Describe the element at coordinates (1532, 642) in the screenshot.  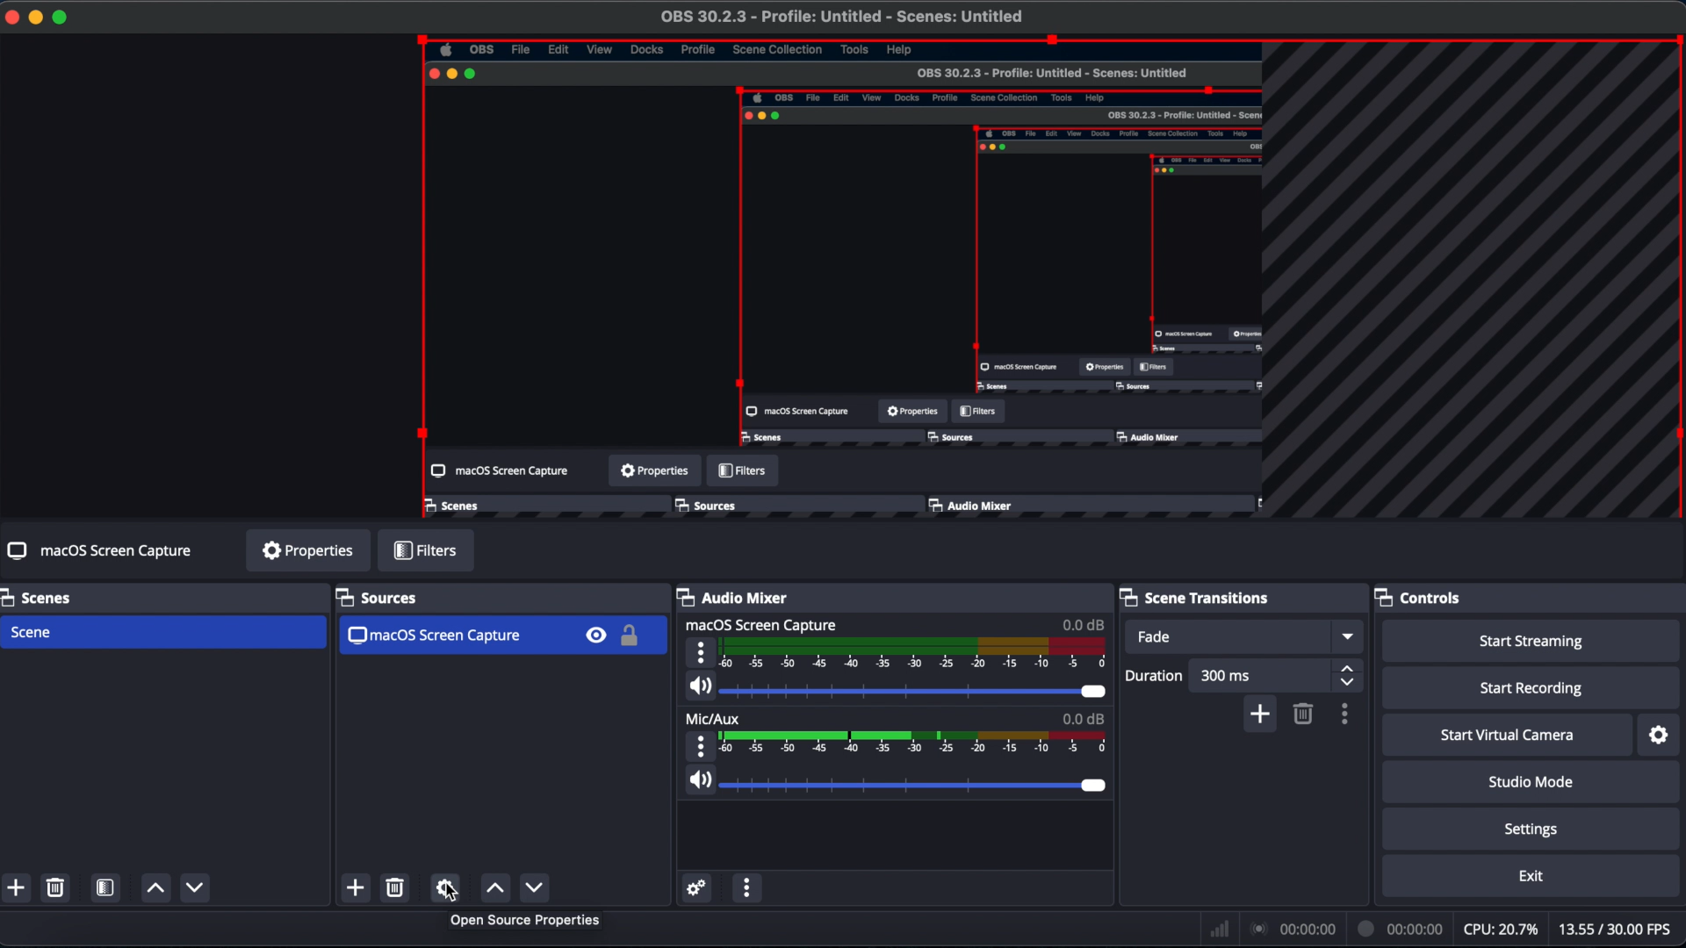
I see `start streaming` at that location.